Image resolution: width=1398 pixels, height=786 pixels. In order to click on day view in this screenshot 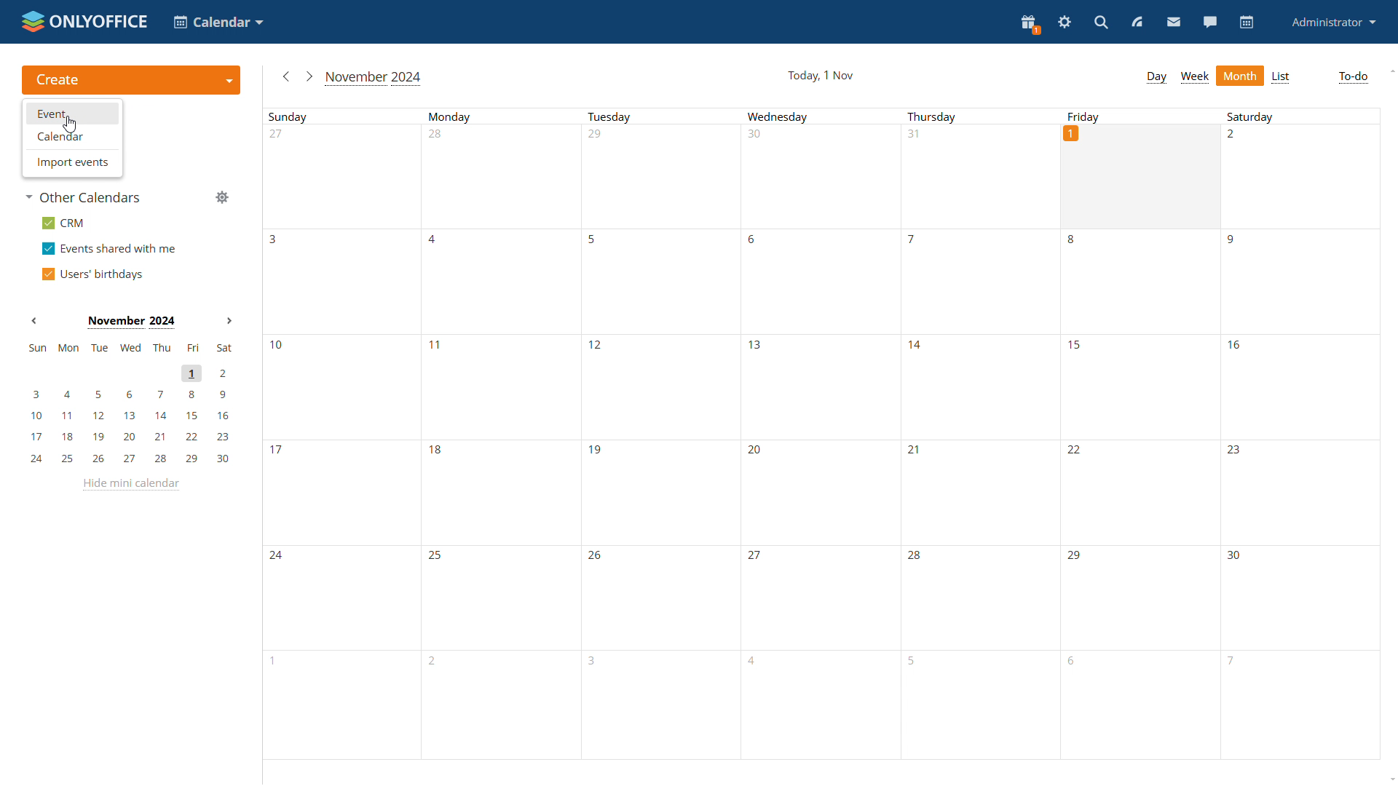, I will do `click(1156, 78)`.